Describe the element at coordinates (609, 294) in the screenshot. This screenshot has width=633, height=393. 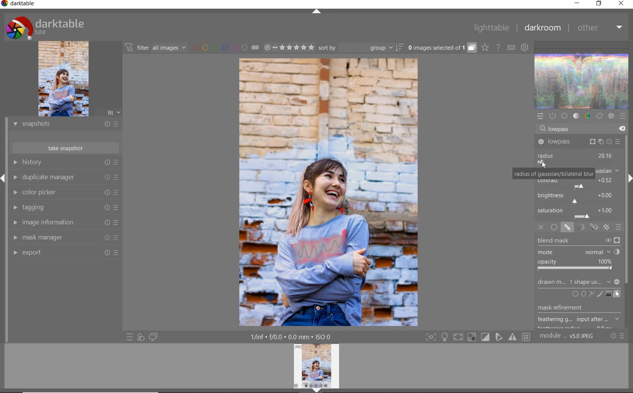
I see `add gradient` at that location.